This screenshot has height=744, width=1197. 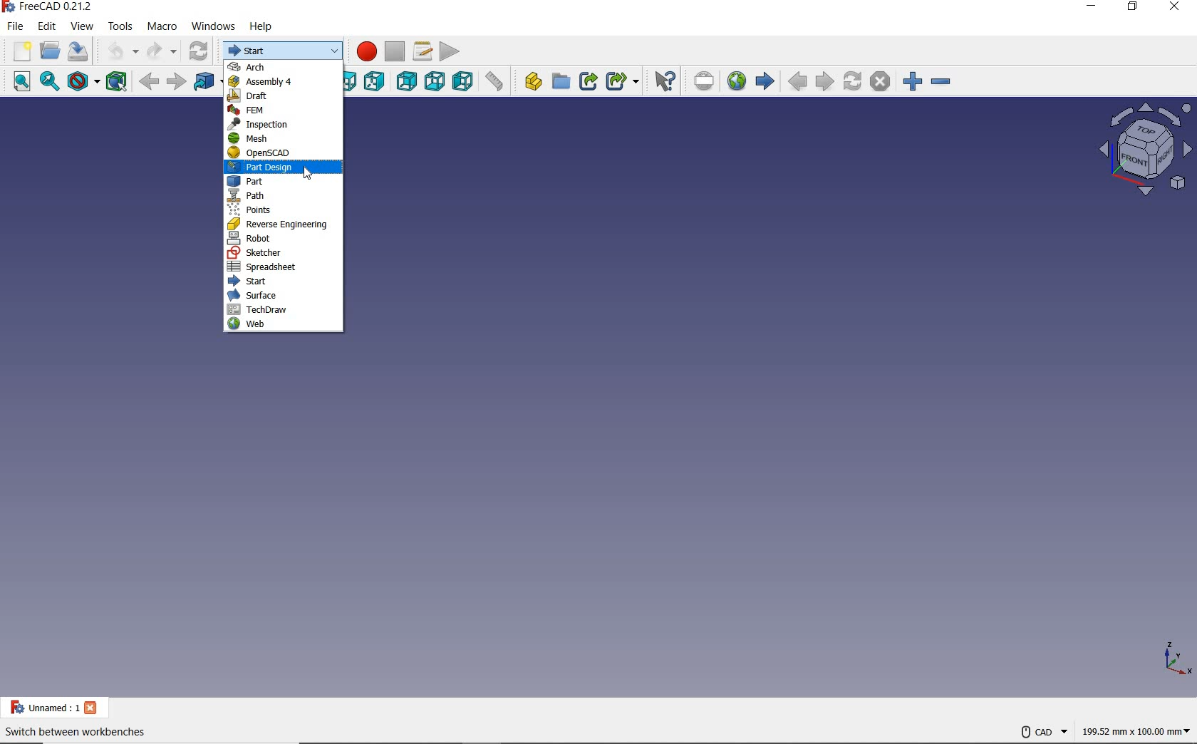 What do you see at coordinates (205, 81) in the screenshot?
I see `GO TO LINKED OBJECT` at bounding box center [205, 81].